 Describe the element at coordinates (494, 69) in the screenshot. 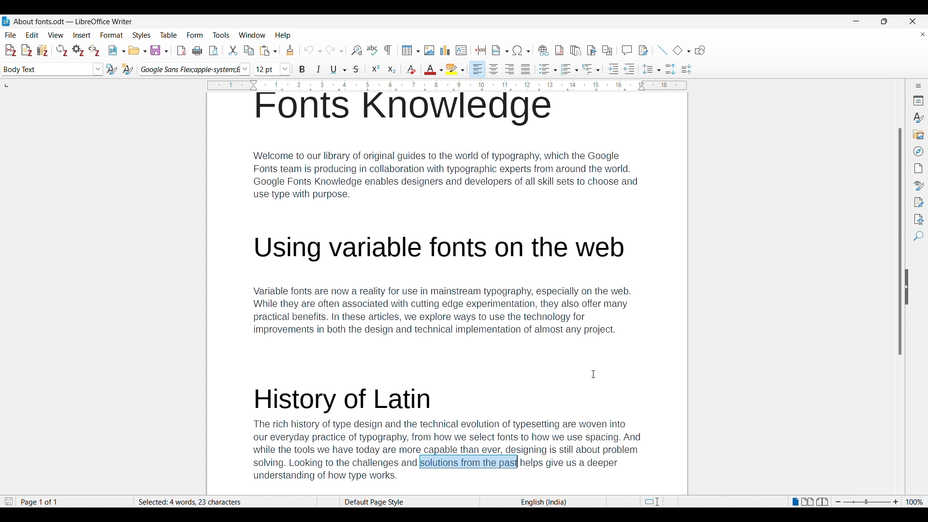

I see `Align center` at that location.